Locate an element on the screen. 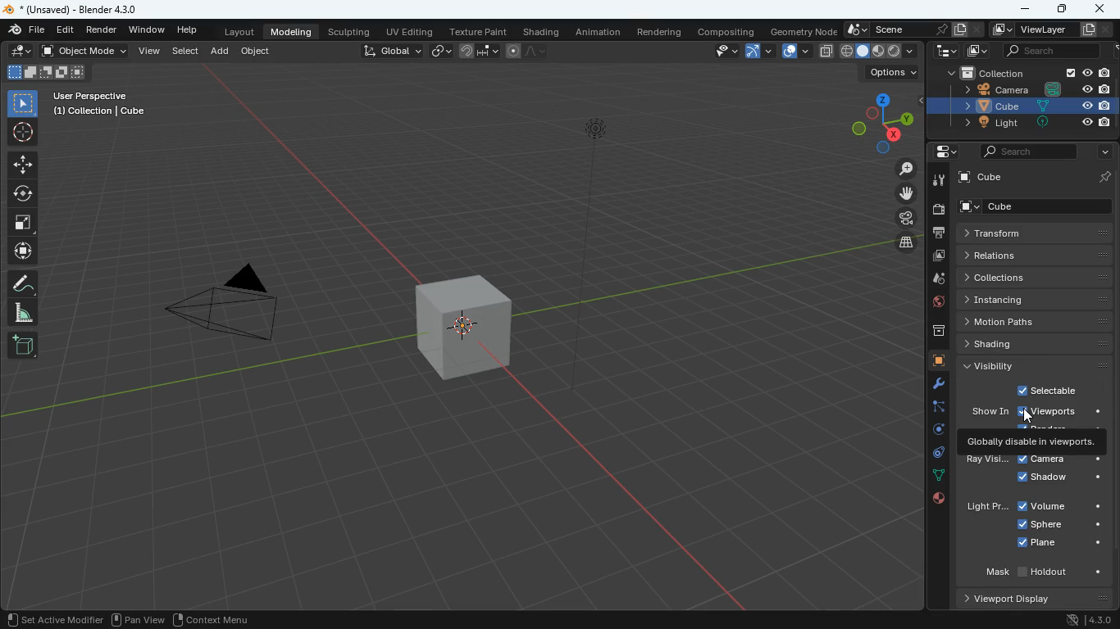  move is located at coordinates (898, 195).